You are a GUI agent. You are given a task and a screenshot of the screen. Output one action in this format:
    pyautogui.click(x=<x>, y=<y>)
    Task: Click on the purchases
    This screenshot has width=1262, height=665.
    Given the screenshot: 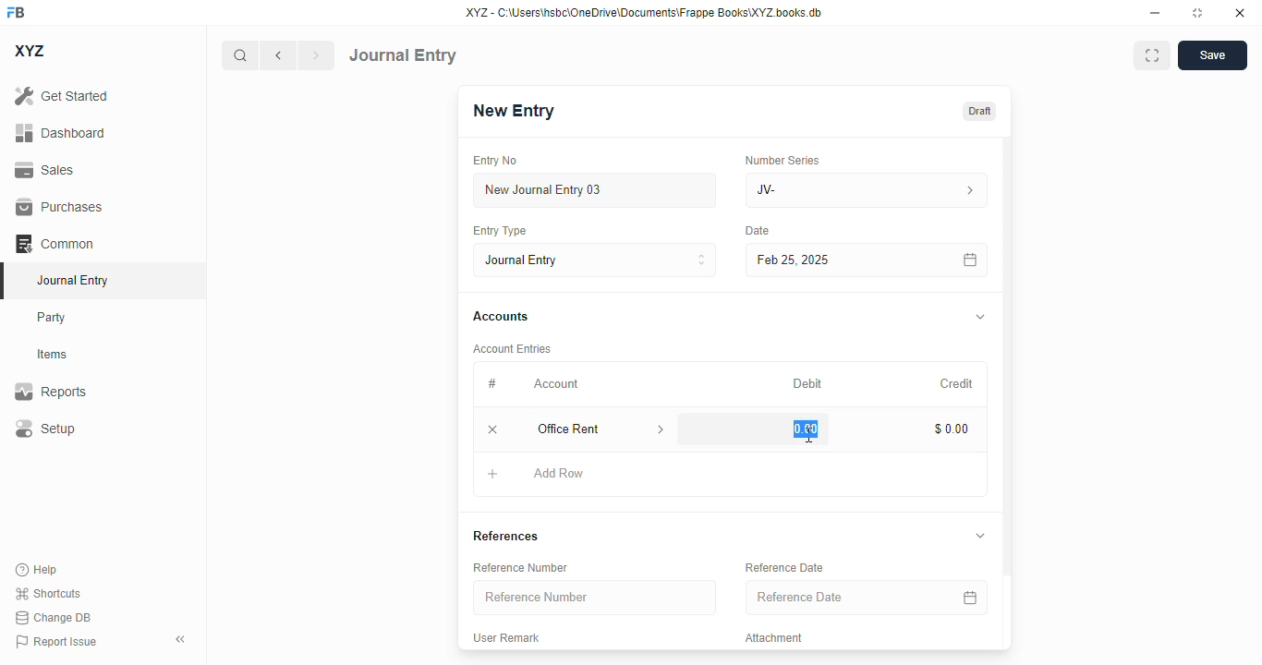 What is the action you would take?
    pyautogui.click(x=60, y=207)
    